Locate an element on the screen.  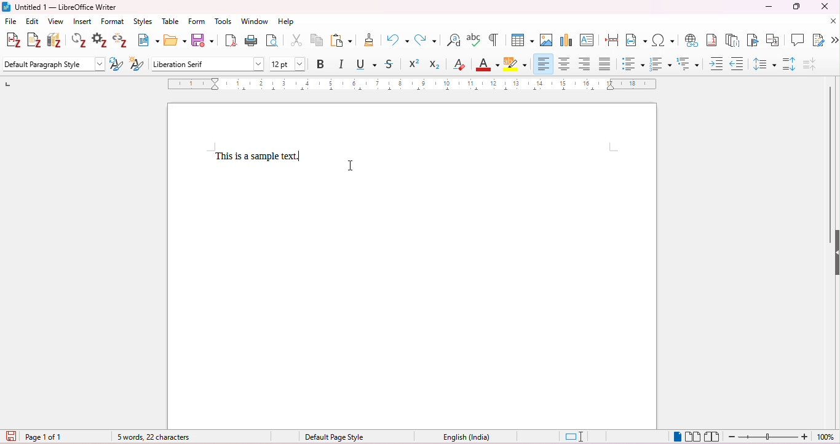
underline is located at coordinates (363, 64).